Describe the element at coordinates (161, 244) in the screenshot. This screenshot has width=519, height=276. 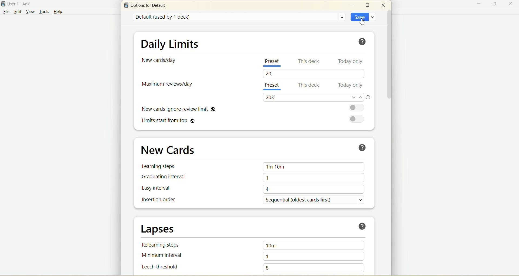
I see `relearning steps` at that location.